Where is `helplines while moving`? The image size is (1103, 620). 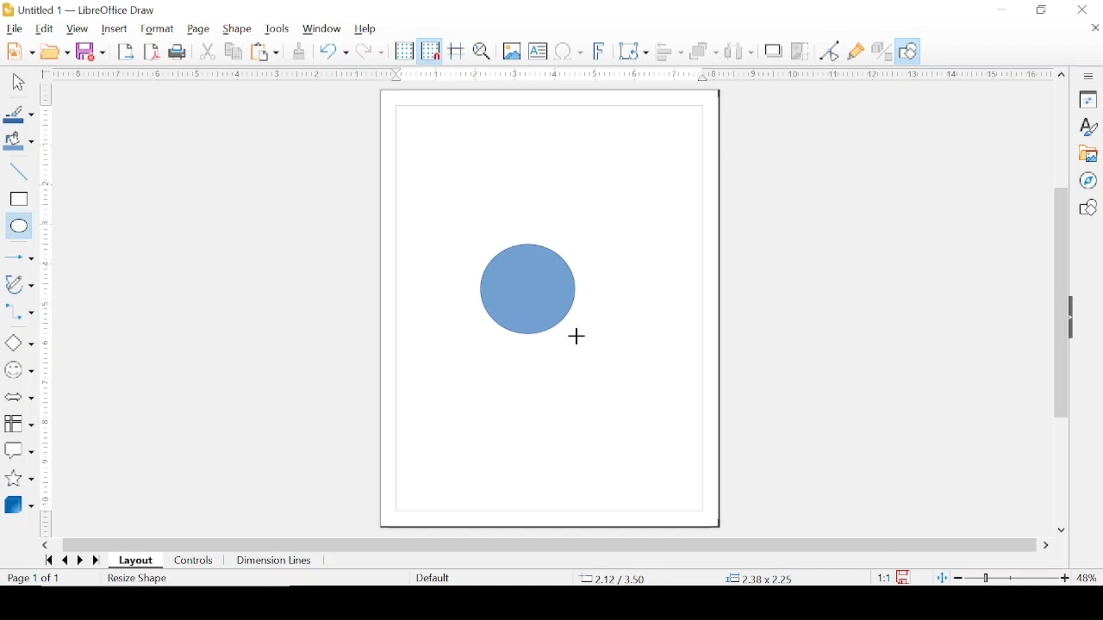
helplines while moving is located at coordinates (457, 51).